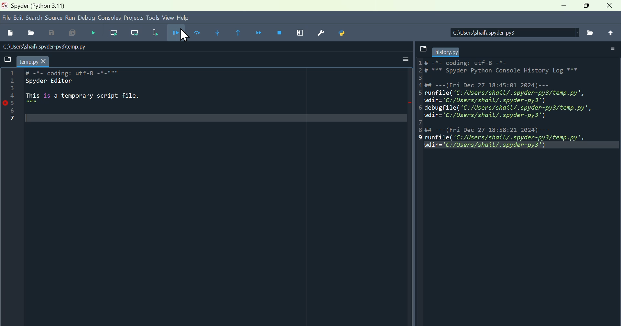  What do you see at coordinates (196, 32) in the screenshot?
I see `run current cell` at bounding box center [196, 32].